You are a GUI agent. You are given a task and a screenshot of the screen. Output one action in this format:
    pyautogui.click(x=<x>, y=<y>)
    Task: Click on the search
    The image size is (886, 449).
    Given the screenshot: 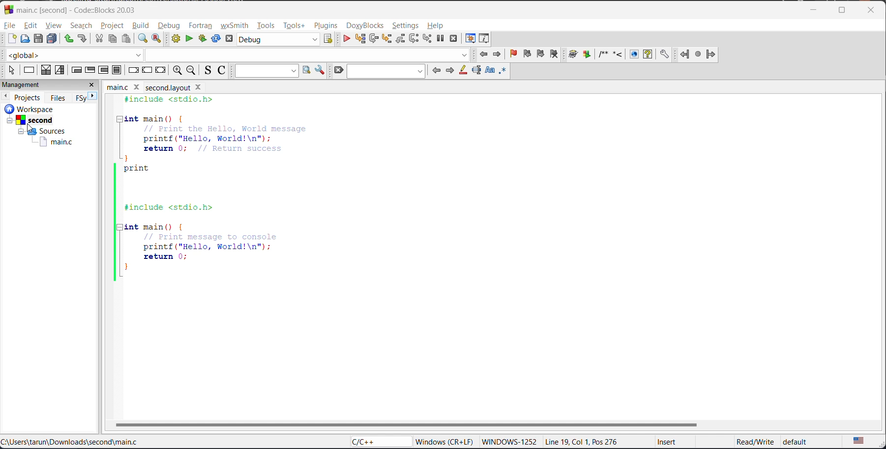 What is the action you would take?
    pyautogui.click(x=384, y=70)
    